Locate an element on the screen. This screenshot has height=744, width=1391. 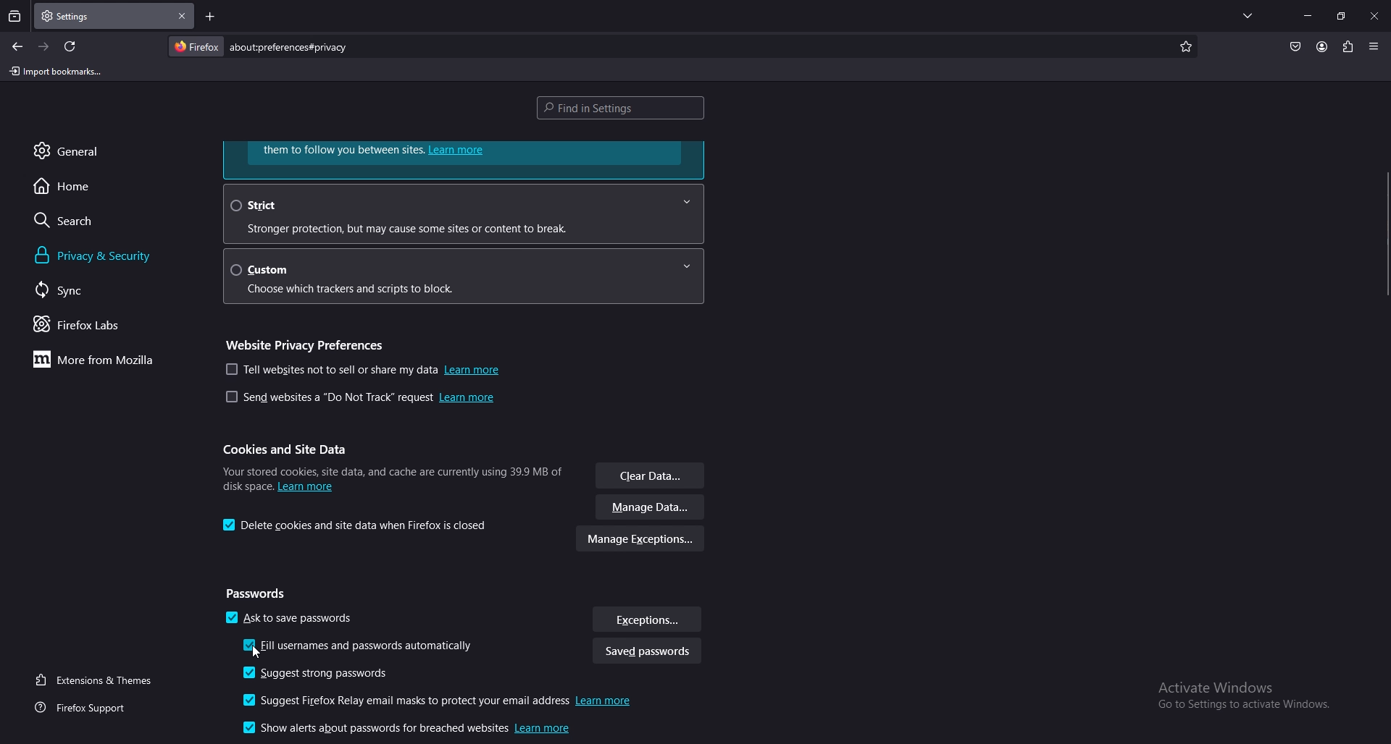
tell websites not to sell my data is located at coordinates (364, 370).